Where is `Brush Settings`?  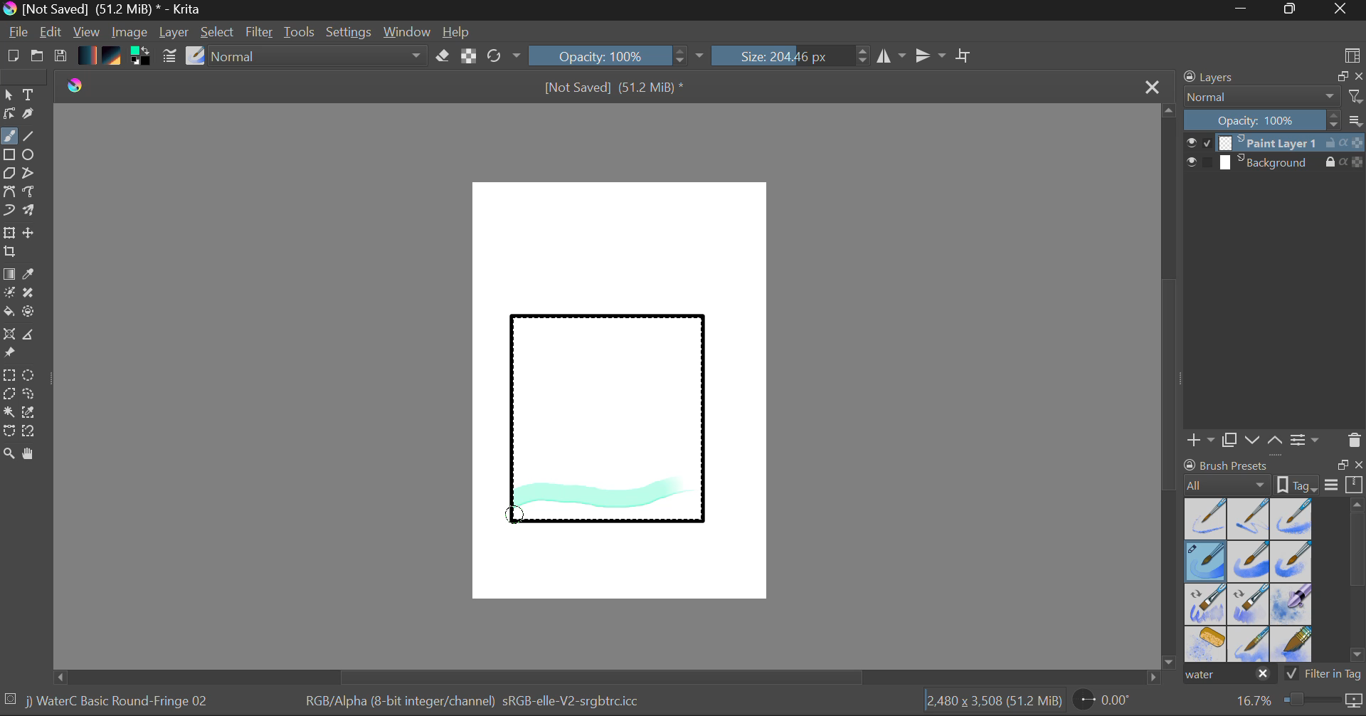 Brush Settings is located at coordinates (168, 57).